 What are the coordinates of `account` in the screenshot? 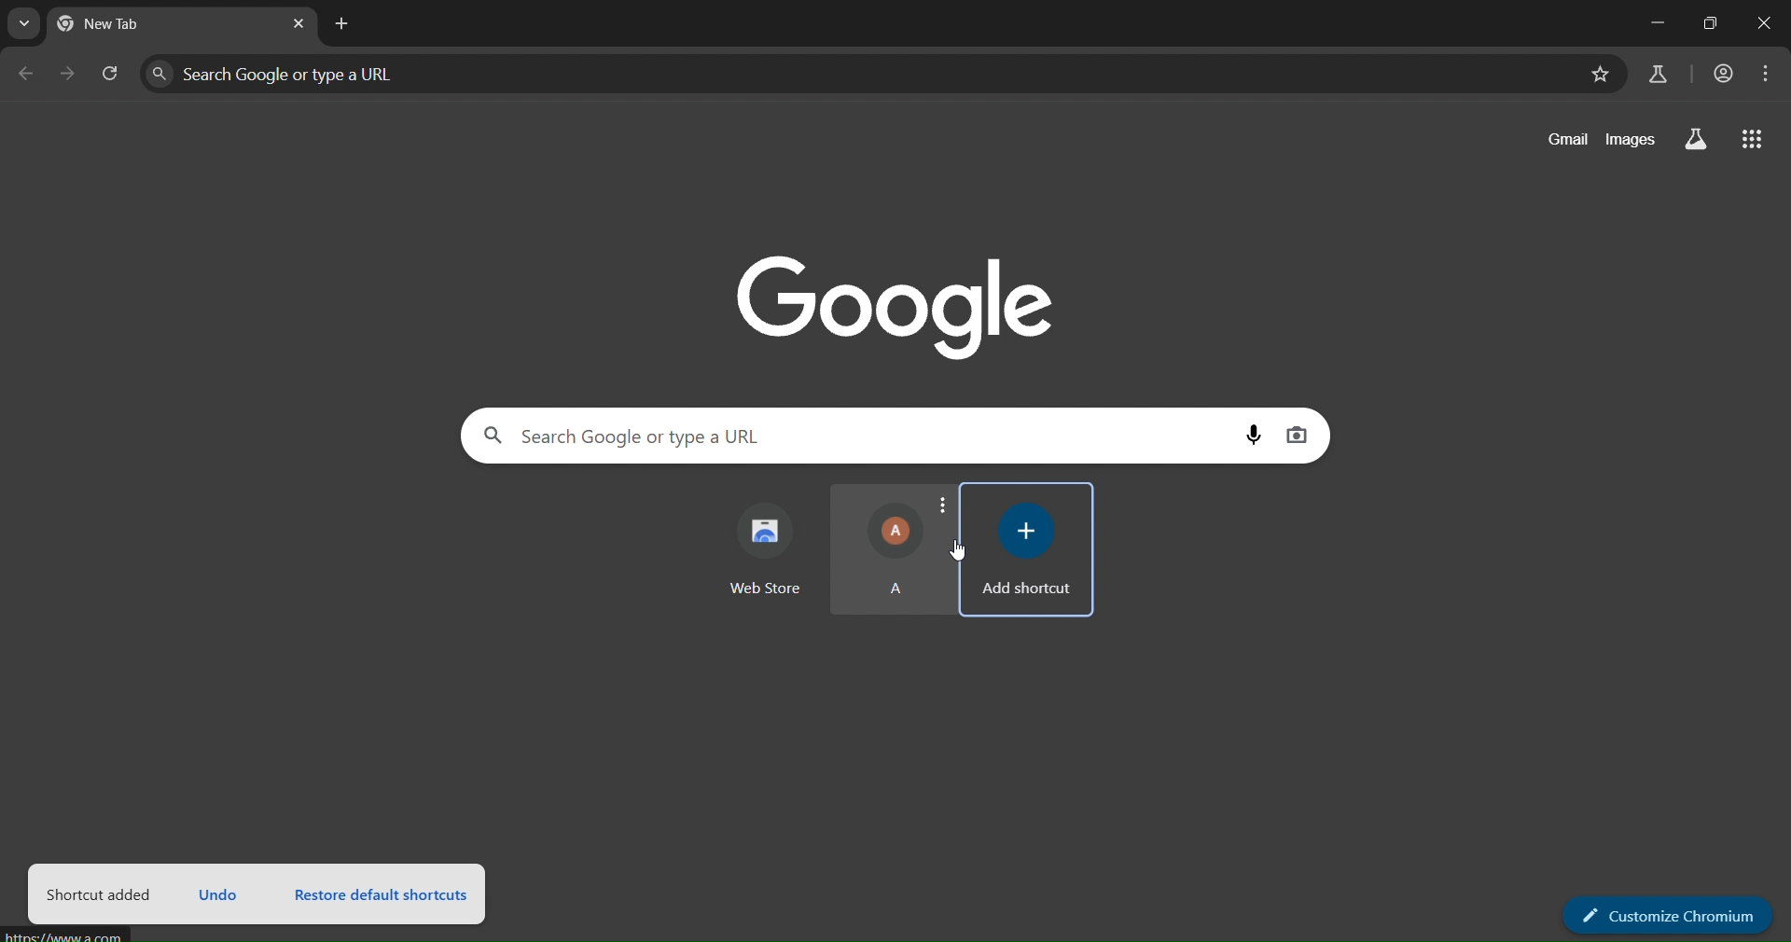 It's located at (1722, 75).